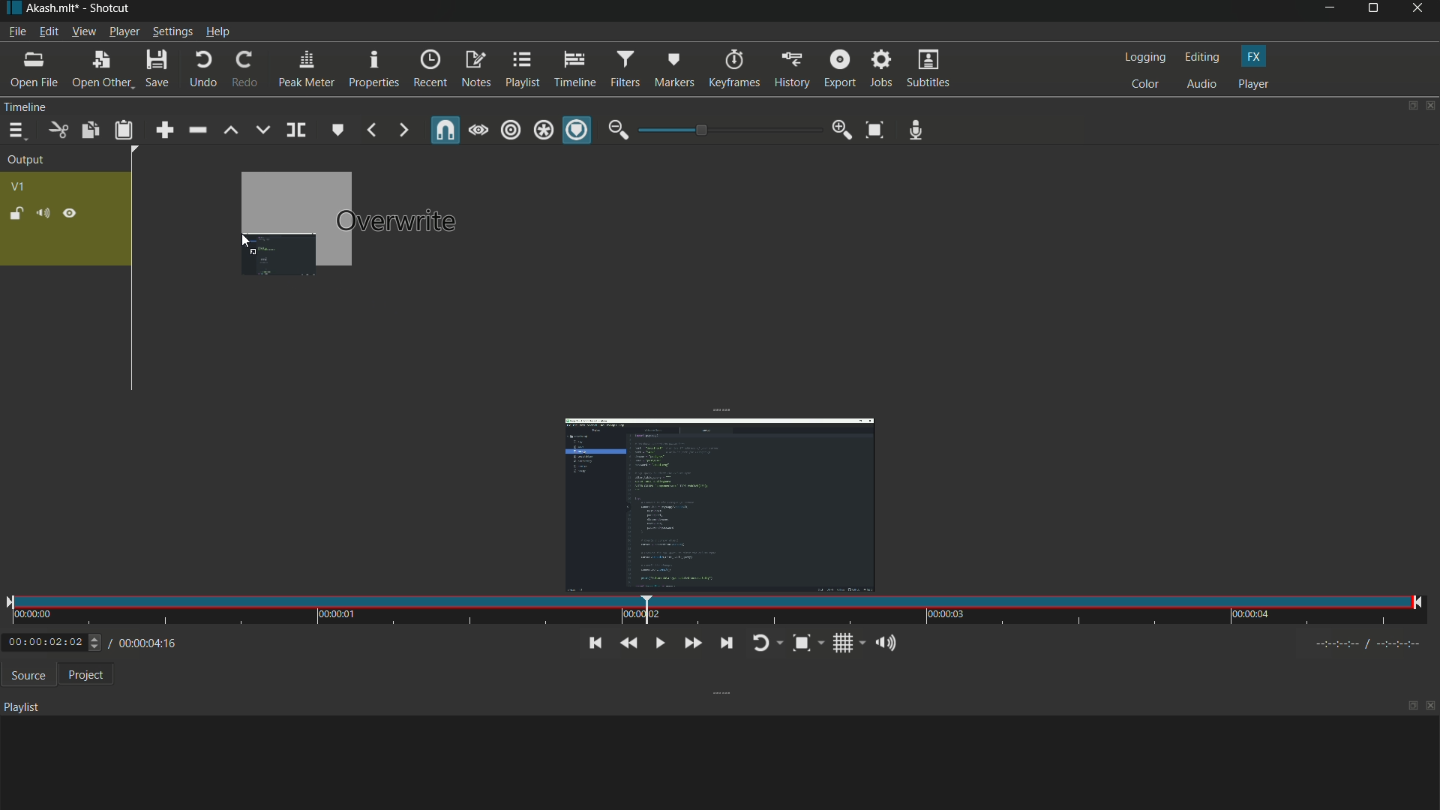 The width and height of the screenshot is (1440, 810). I want to click on subtitles, so click(930, 68).